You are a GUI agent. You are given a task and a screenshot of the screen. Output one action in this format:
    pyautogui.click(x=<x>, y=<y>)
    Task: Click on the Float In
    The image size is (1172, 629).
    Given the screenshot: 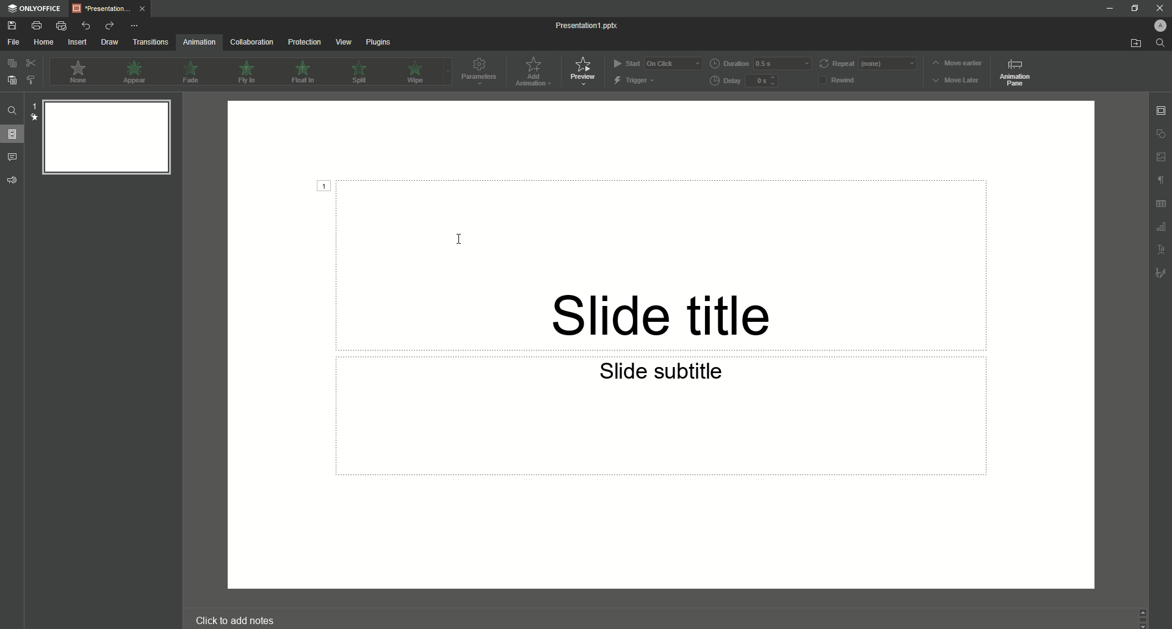 What is the action you would take?
    pyautogui.click(x=305, y=73)
    